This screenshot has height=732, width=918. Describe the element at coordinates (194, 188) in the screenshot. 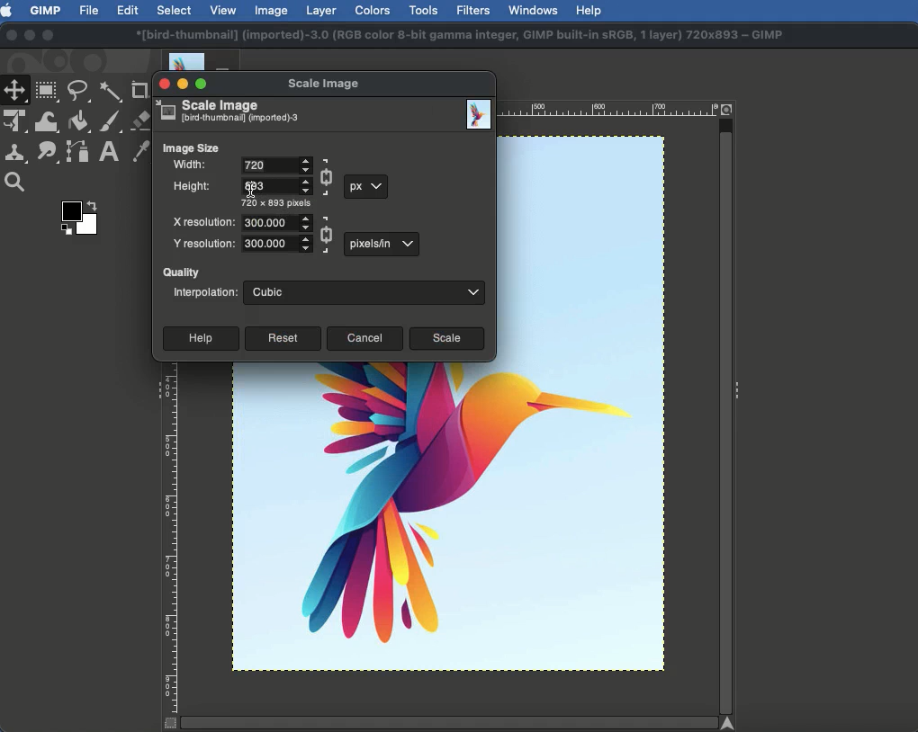

I see `Height` at that location.